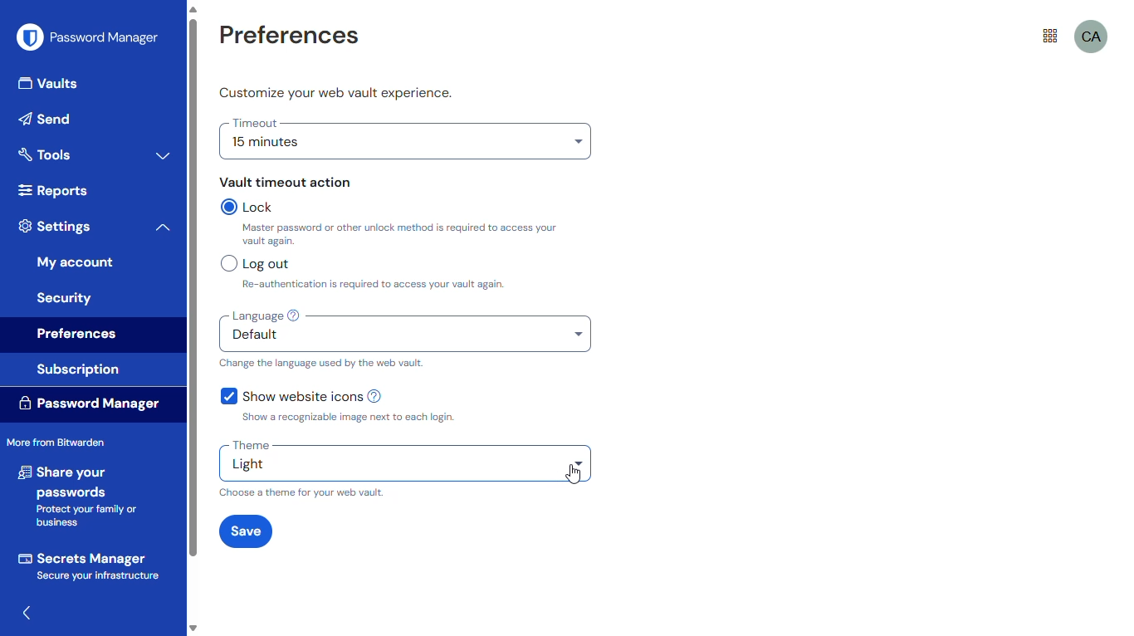  What do you see at coordinates (294, 316) in the screenshot?
I see `learn more about localization` at bounding box center [294, 316].